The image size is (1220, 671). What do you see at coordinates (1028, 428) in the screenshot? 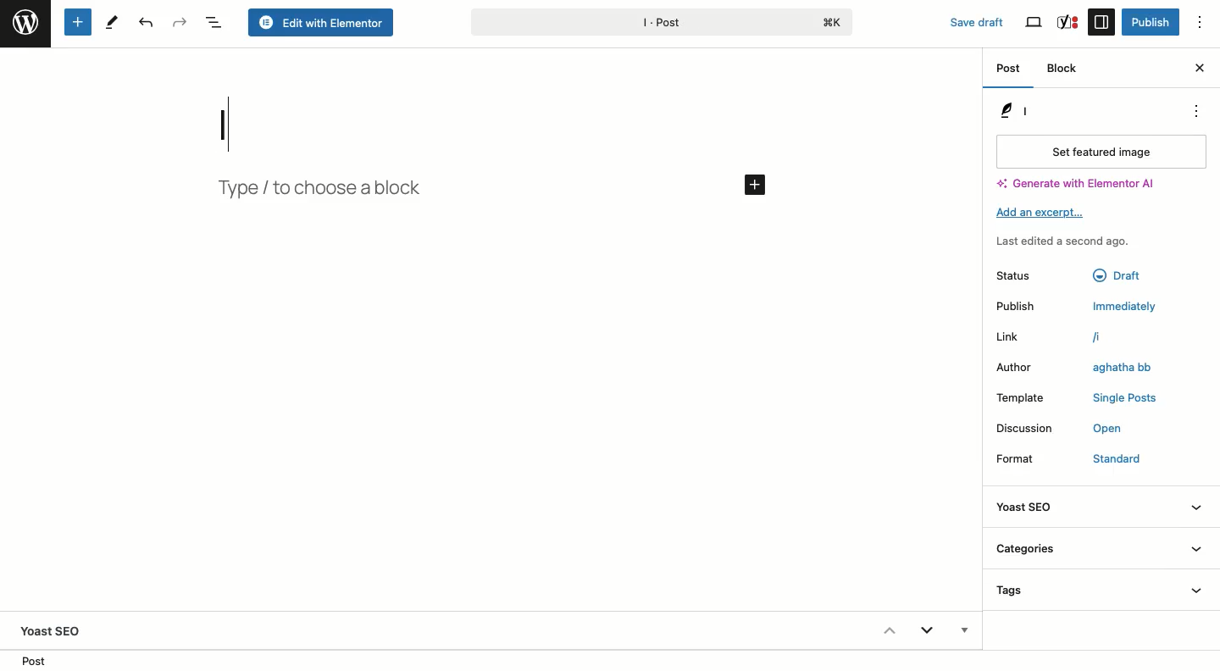
I see `Discussion` at bounding box center [1028, 428].